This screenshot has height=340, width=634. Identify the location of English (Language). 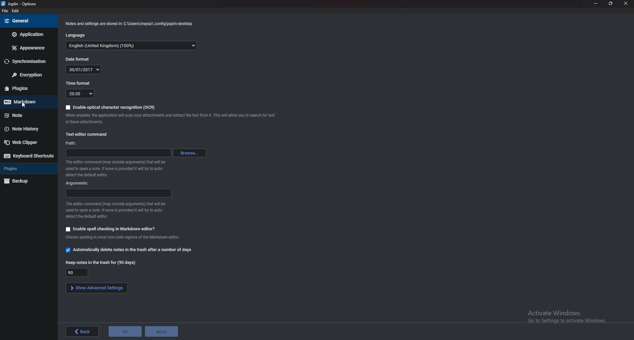
(130, 45).